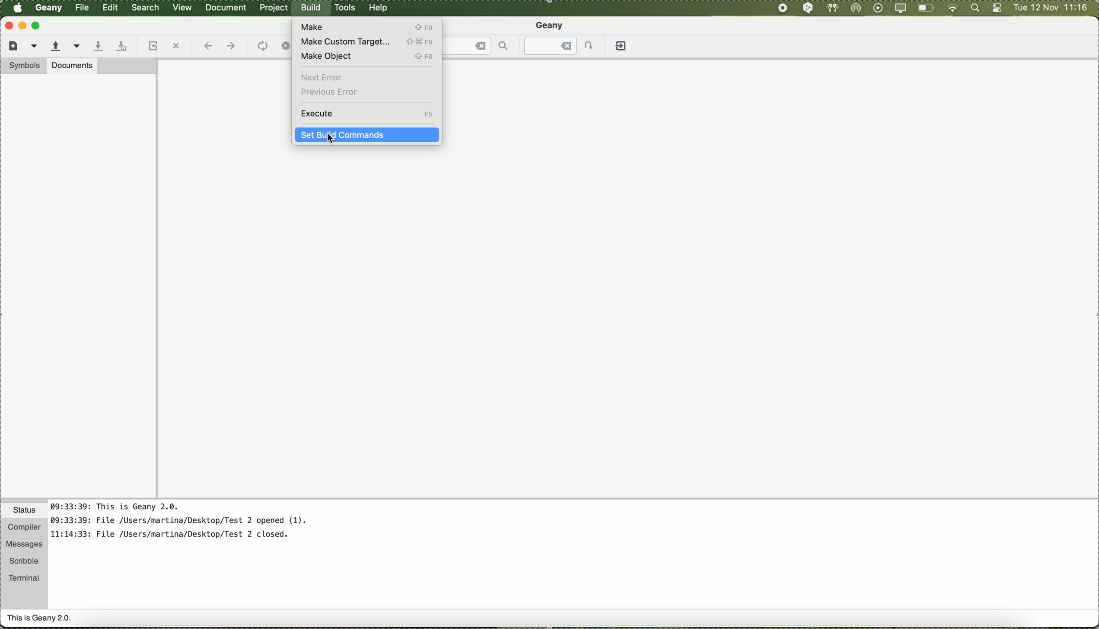  I want to click on make custom target, so click(367, 42).